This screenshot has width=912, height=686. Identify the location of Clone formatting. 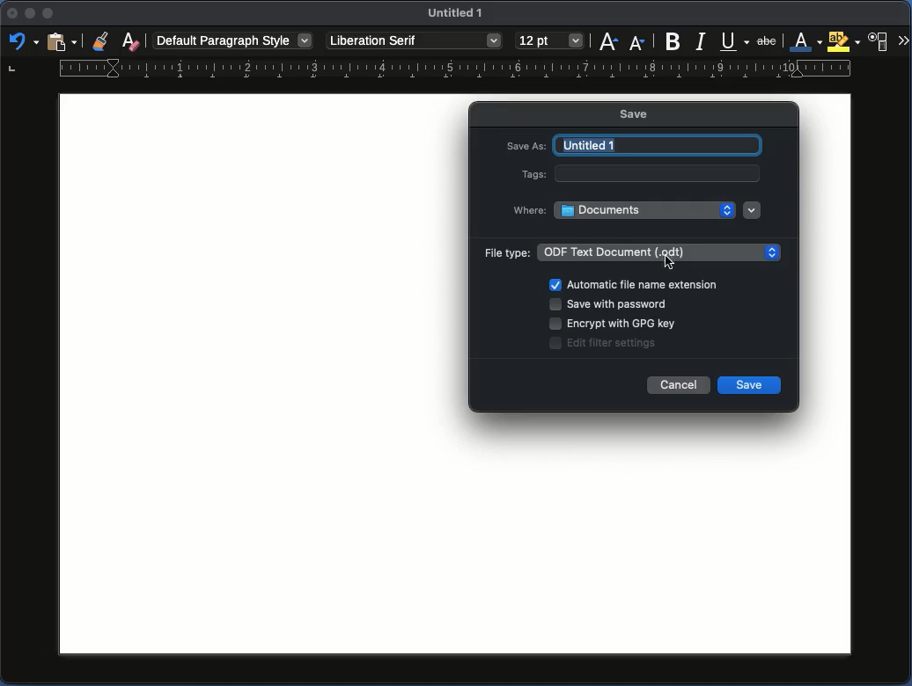
(103, 41).